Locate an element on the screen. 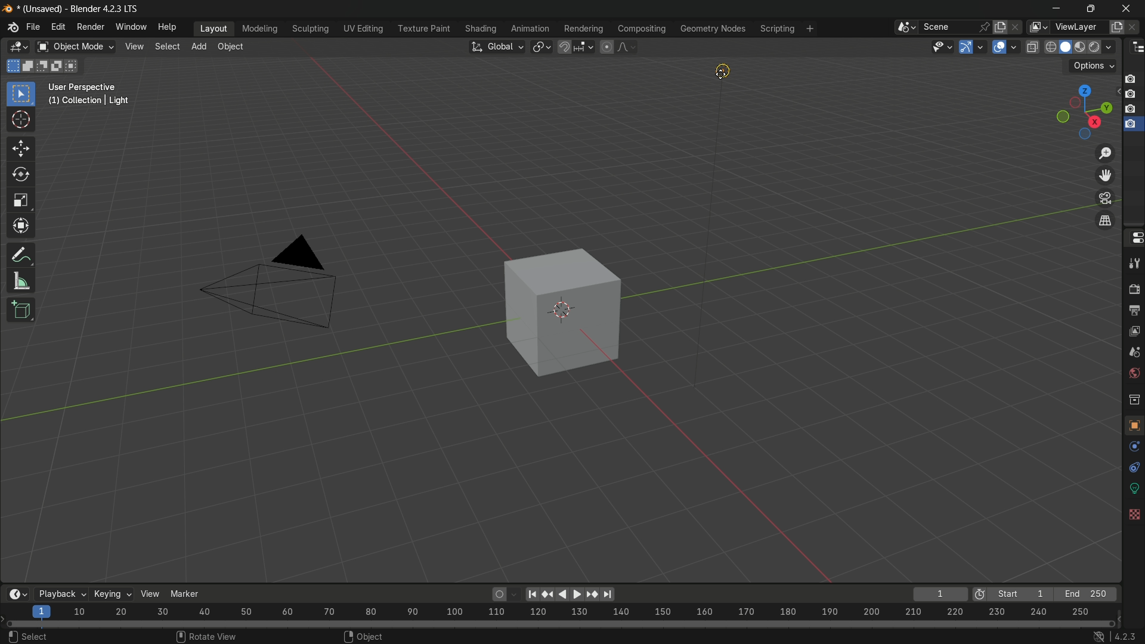 This screenshot has height=644, width=1145. view layer is located at coordinates (1134, 330).